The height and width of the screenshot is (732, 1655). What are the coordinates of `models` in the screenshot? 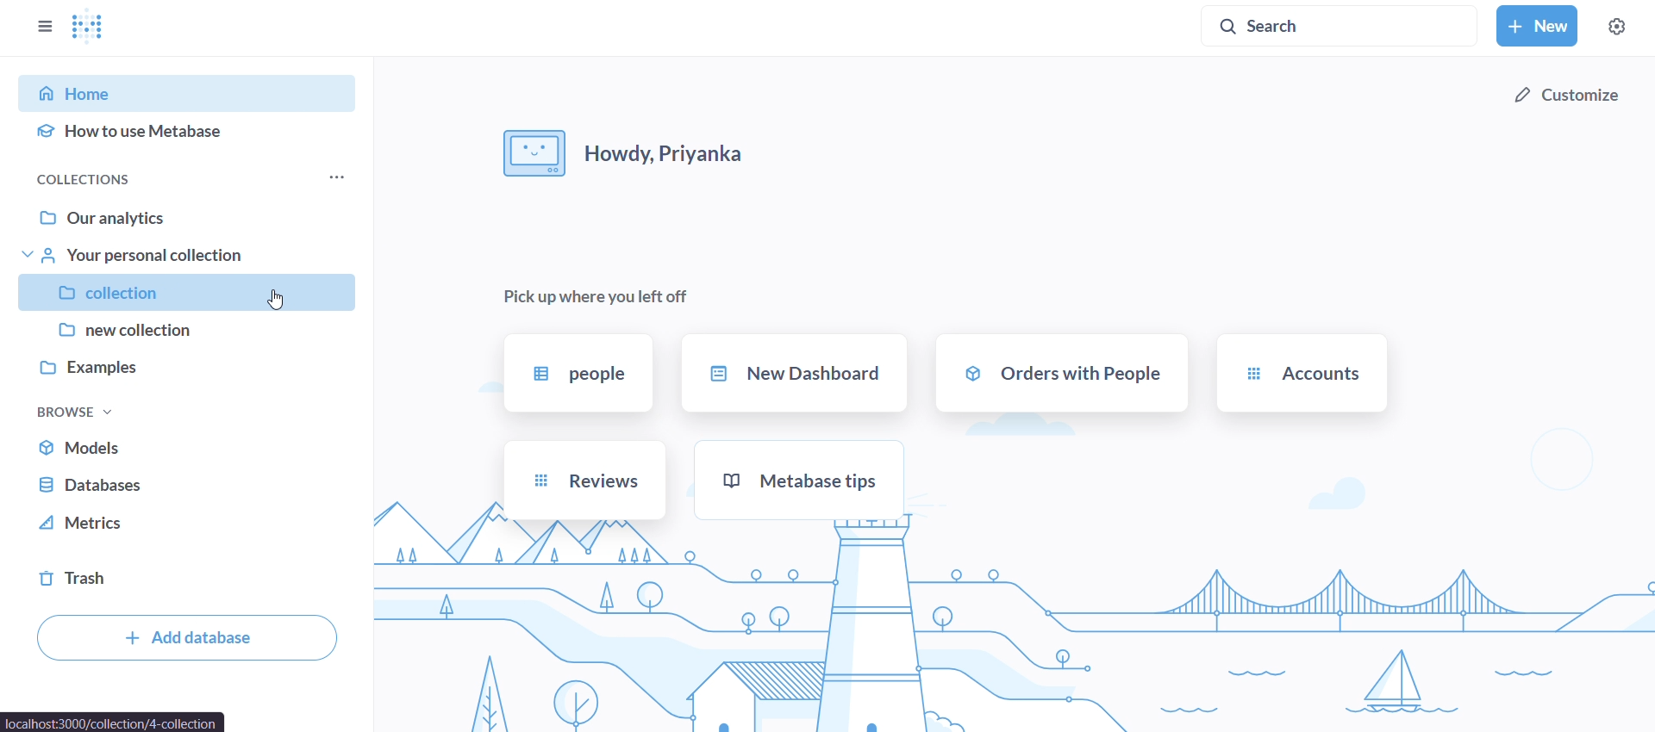 It's located at (188, 448).